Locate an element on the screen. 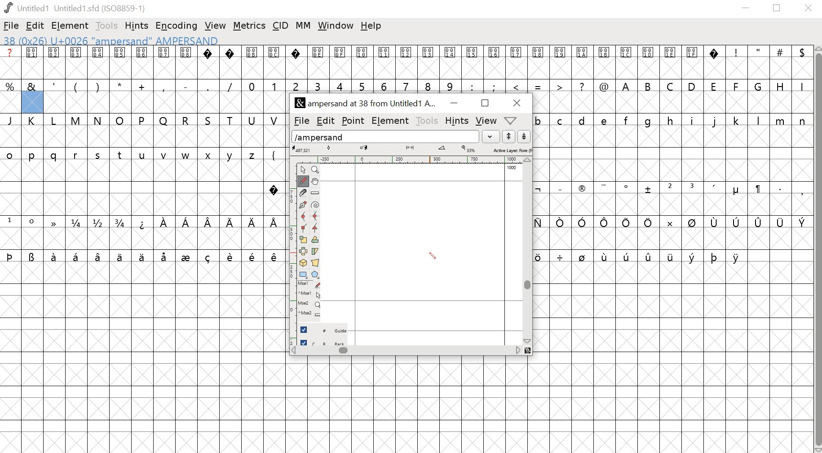 The image size is (822, 453). horizontal scrollbar is located at coordinates (411, 351).